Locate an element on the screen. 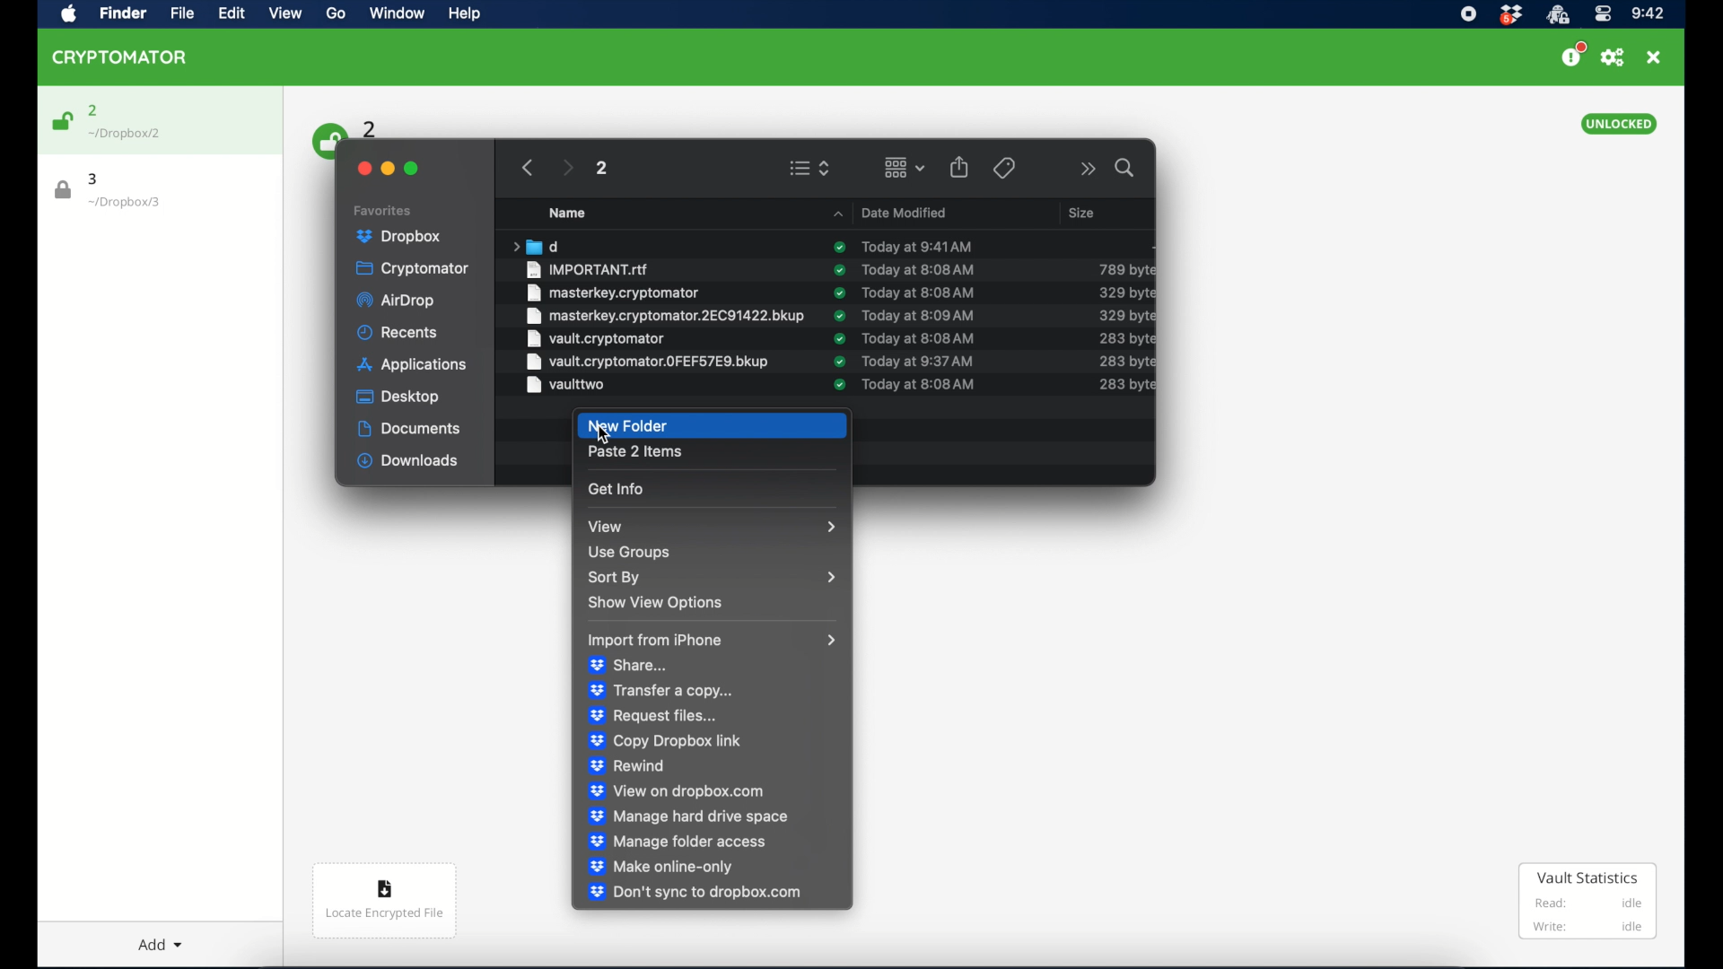  sync is located at coordinates (839, 338).